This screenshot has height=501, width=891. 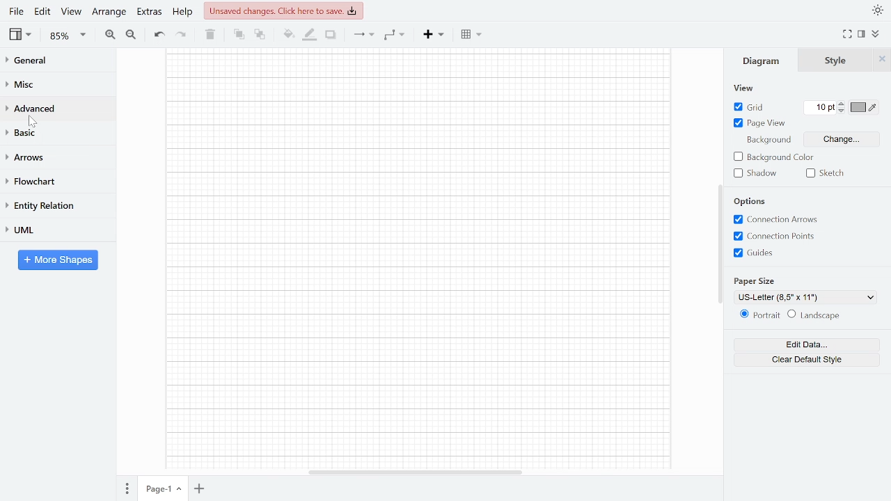 What do you see at coordinates (825, 174) in the screenshot?
I see `Sketch` at bounding box center [825, 174].